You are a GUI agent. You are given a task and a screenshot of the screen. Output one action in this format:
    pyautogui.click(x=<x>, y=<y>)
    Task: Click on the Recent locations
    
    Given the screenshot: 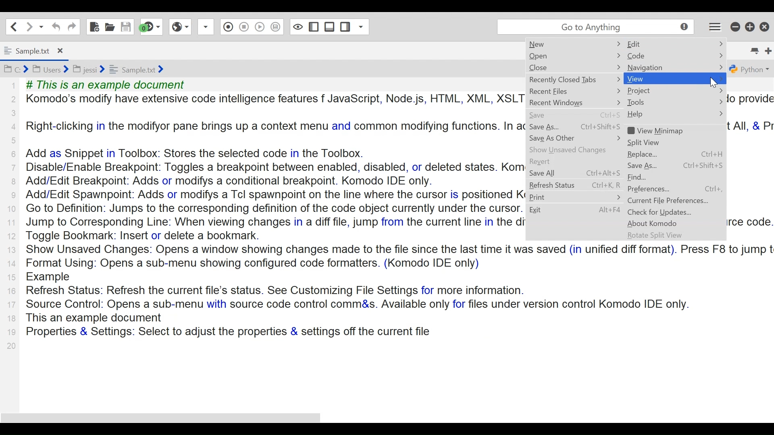 What is the action you would take?
    pyautogui.click(x=41, y=26)
    